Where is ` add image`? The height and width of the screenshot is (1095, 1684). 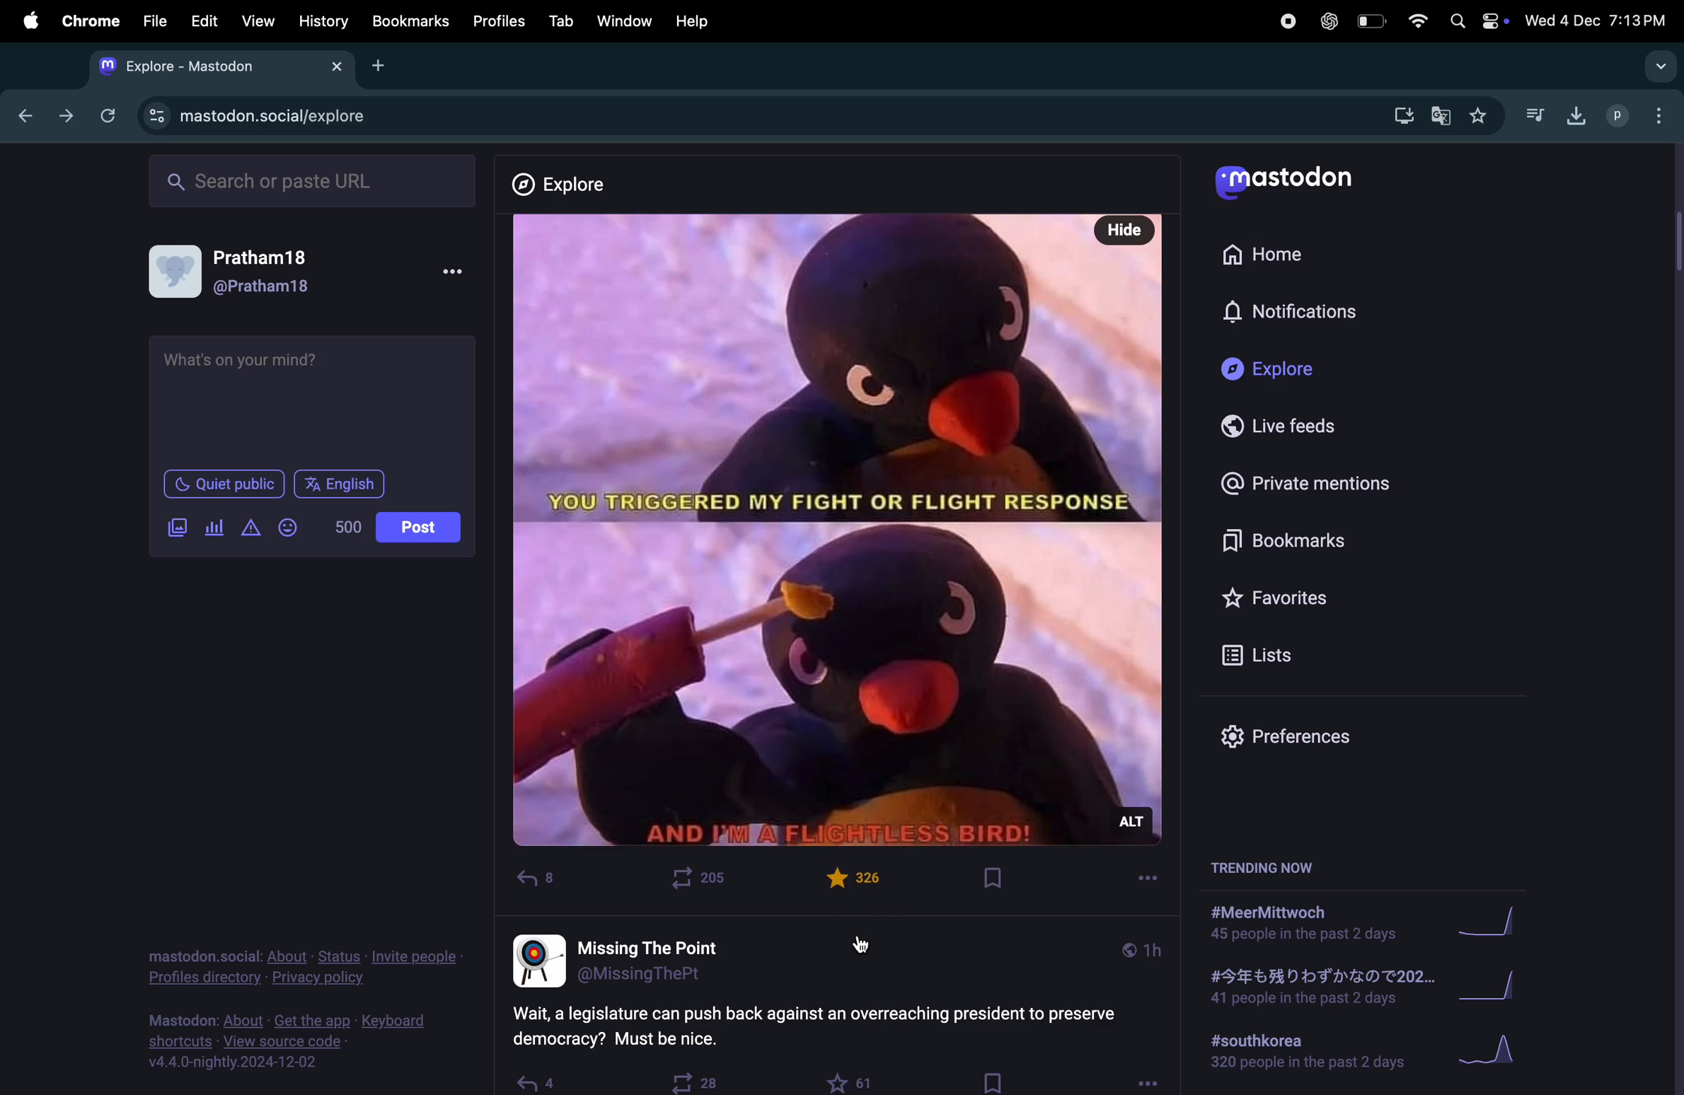
 add image is located at coordinates (180, 525).